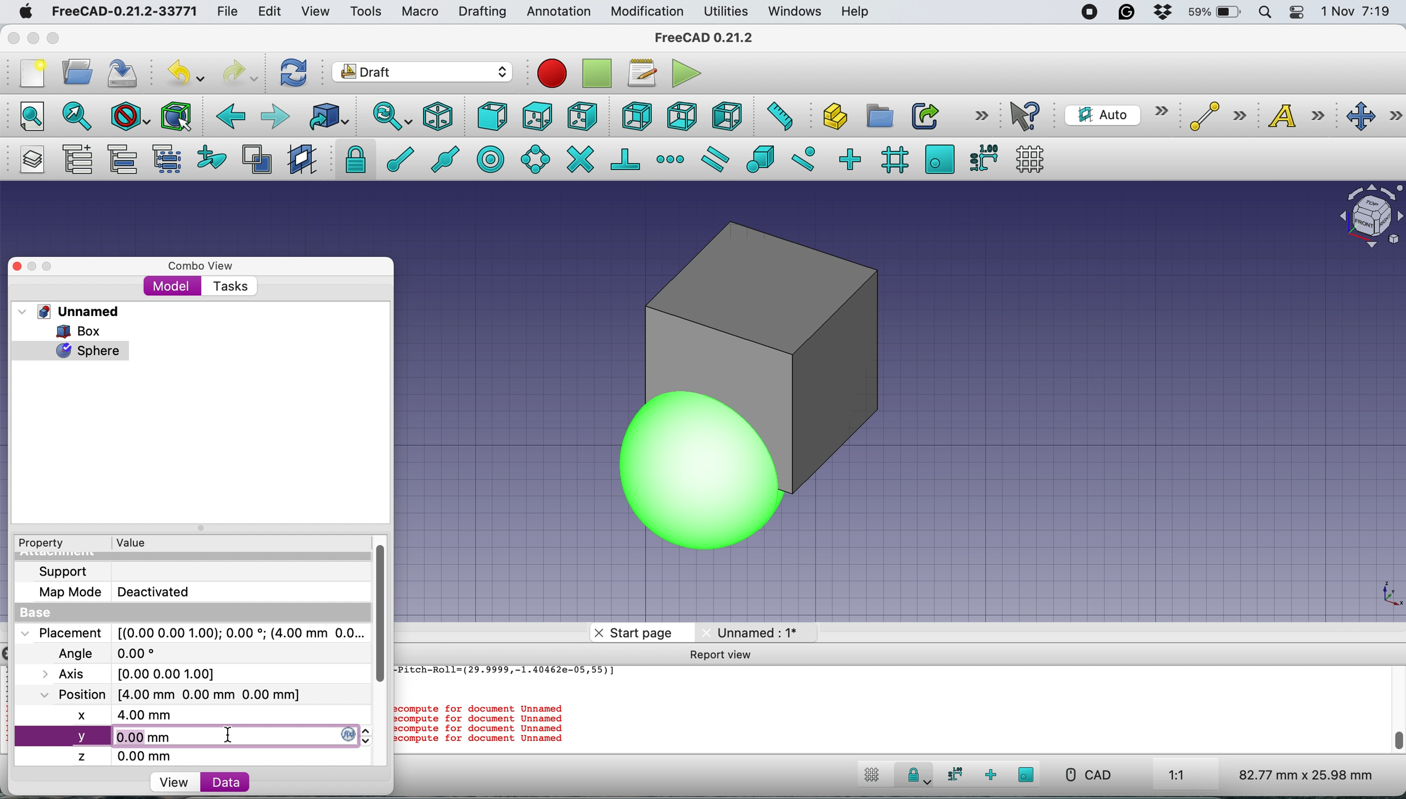  What do you see at coordinates (1030, 159) in the screenshot?
I see `toggle grid` at bounding box center [1030, 159].